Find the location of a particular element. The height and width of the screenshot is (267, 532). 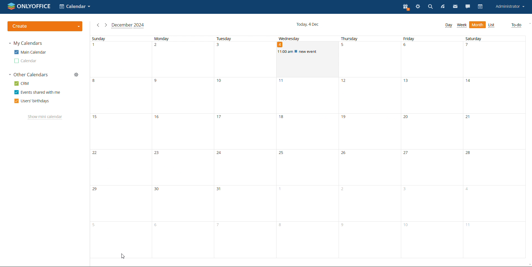

select application is located at coordinates (75, 6).